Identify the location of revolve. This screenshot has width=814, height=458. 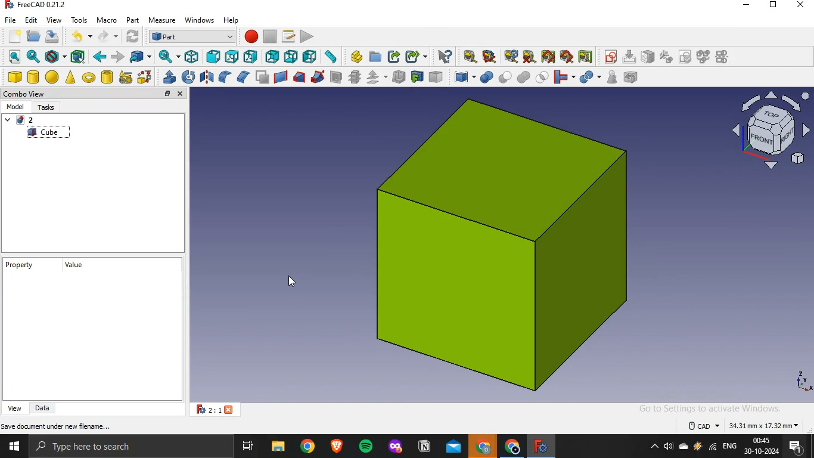
(188, 77).